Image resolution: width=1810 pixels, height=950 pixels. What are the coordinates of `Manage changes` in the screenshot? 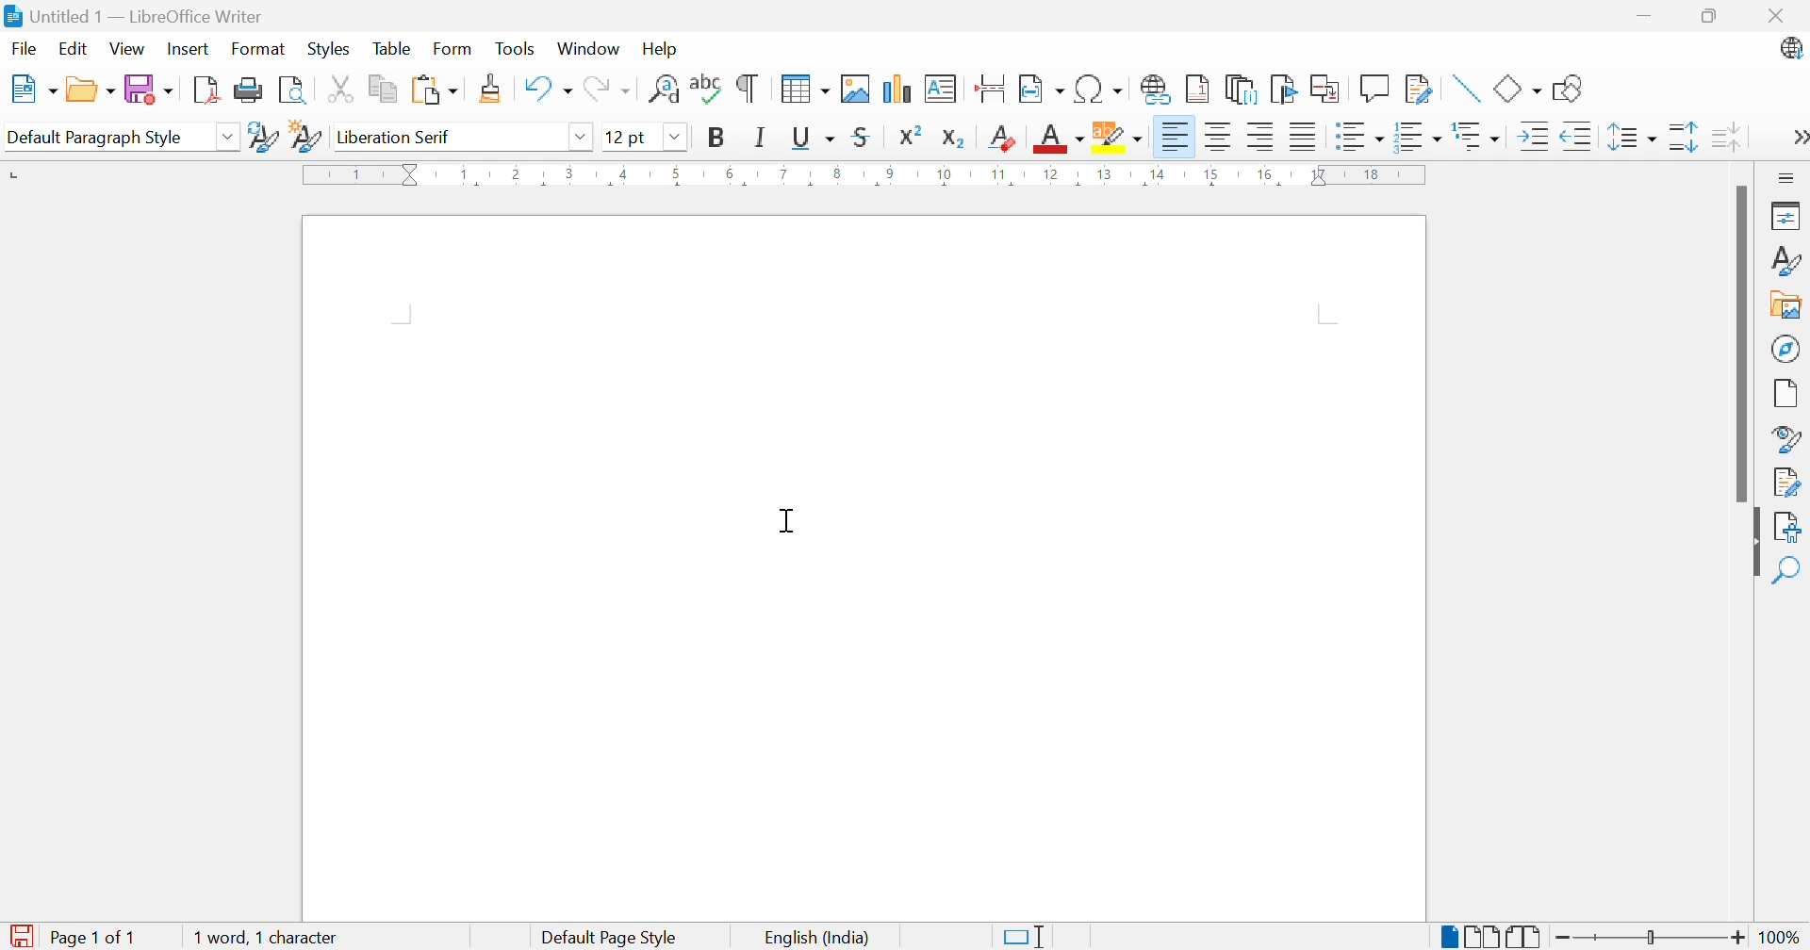 It's located at (1788, 483).